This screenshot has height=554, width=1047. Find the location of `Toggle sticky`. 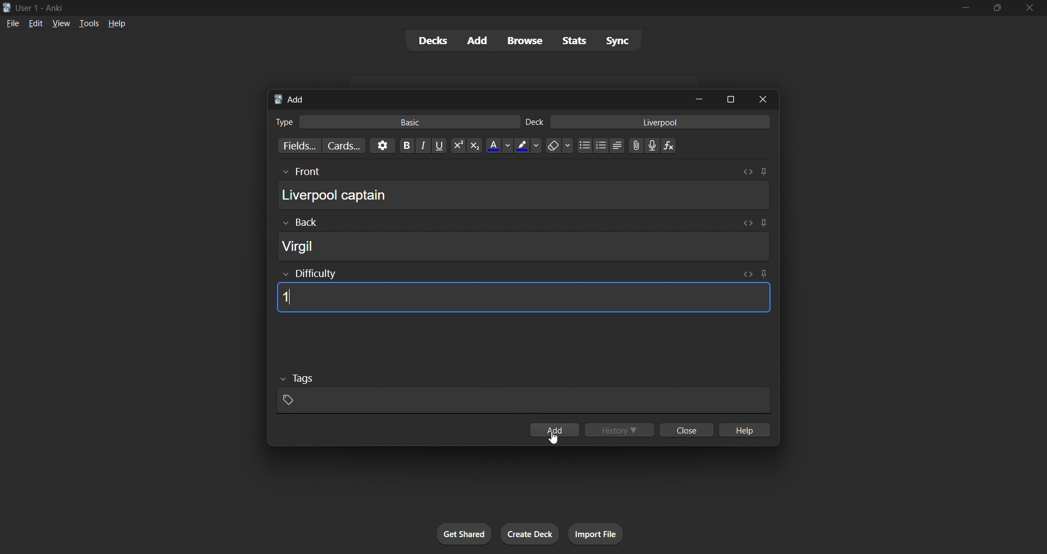

Toggle sticky is located at coordinates (763, 275).